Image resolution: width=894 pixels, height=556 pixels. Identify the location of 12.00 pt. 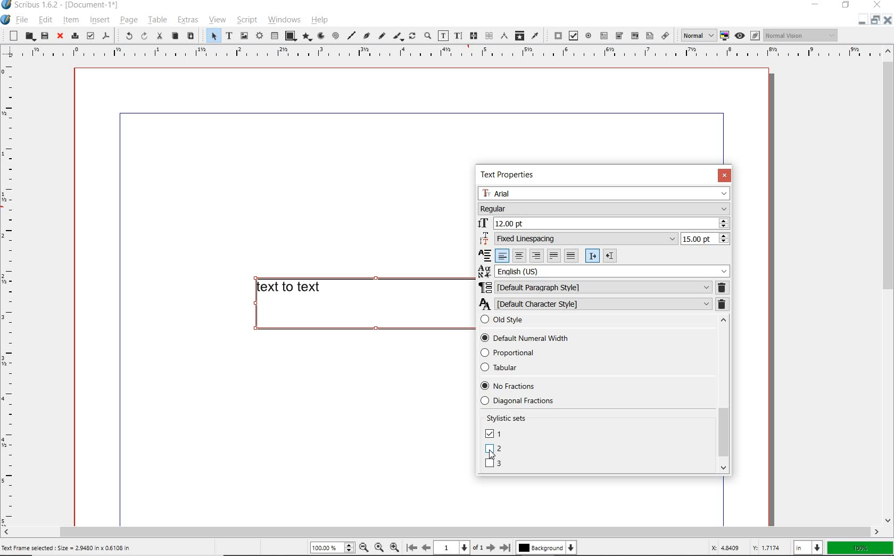
(603, 224).